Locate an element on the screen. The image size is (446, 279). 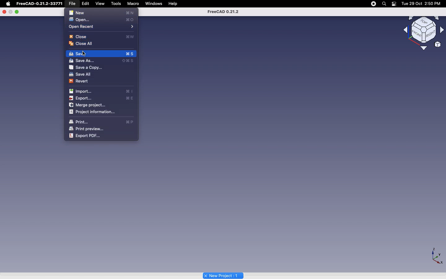
Open  is located at coordinates (103, 20).